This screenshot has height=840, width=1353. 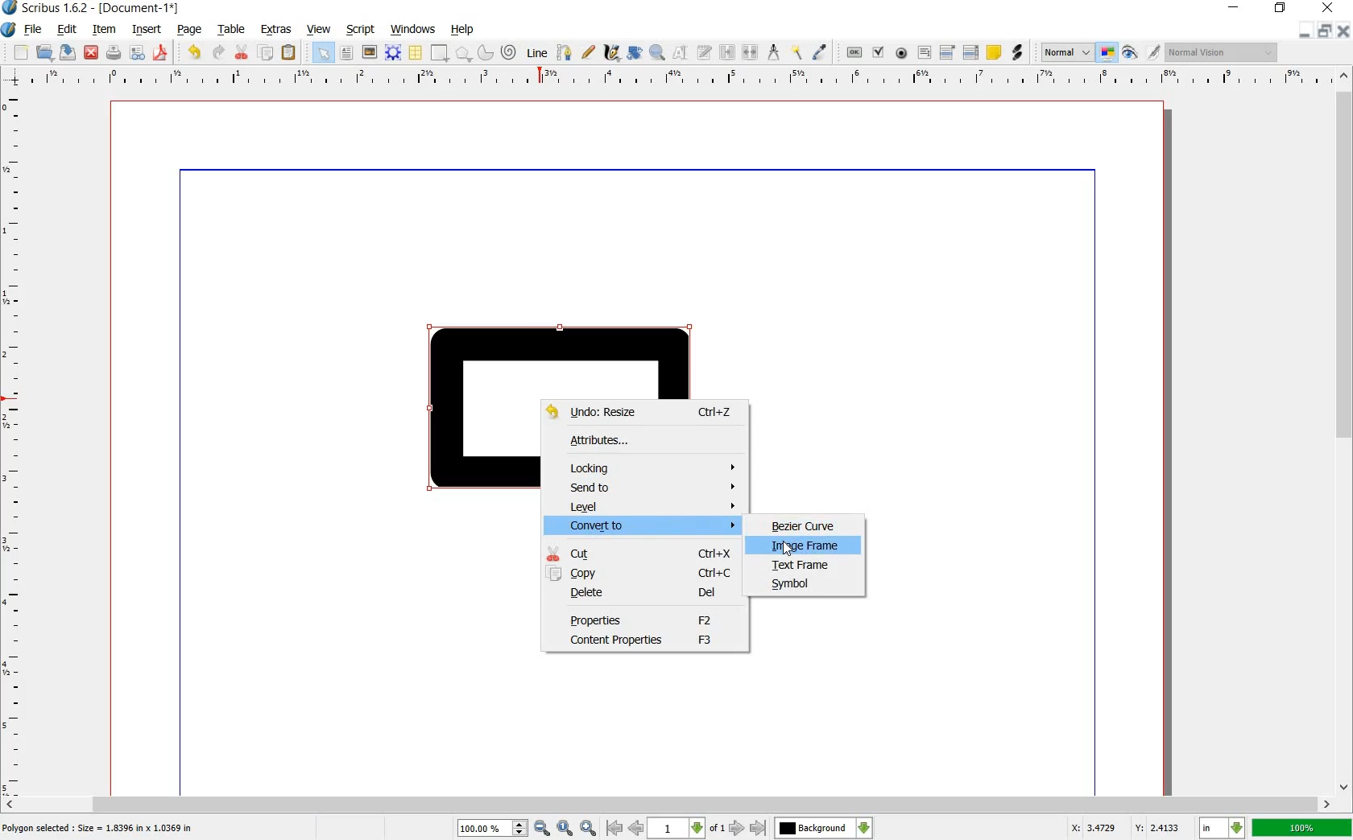 I want to click on PROPERTIES F2, so click(x=643, y=620).